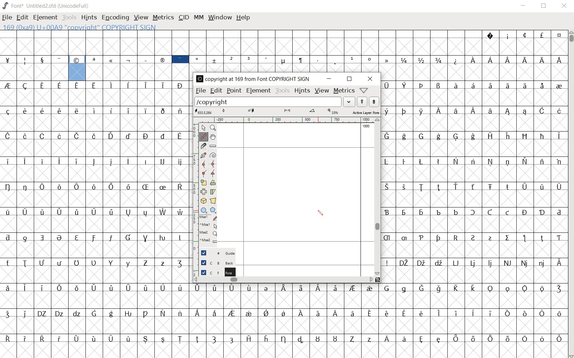 The image size is (574, 358). I want to click on close, so click(565, 6).